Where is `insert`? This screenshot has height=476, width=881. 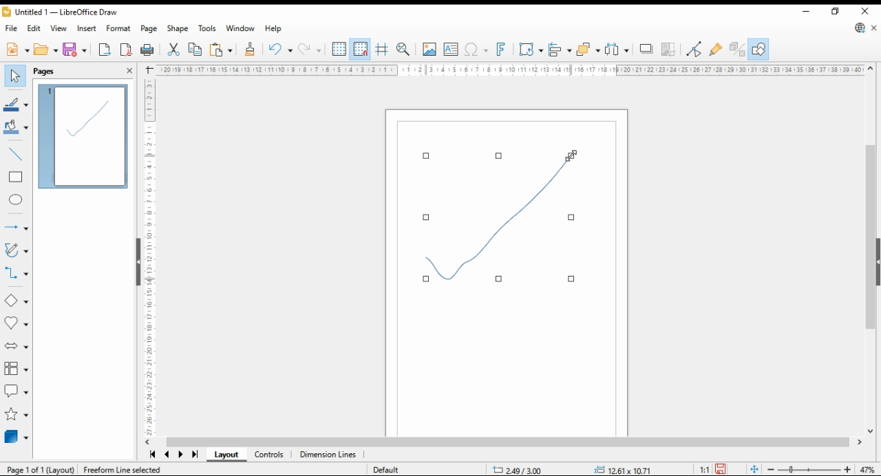 insert is located at coordinates (87, 28).